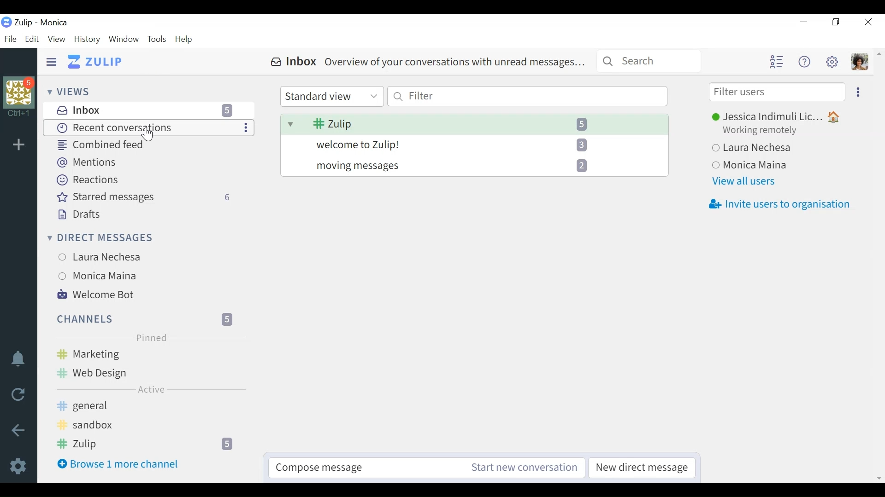  Describe the element at coordinates (143, 319) in the screenshot. I see `Channels` at that location.